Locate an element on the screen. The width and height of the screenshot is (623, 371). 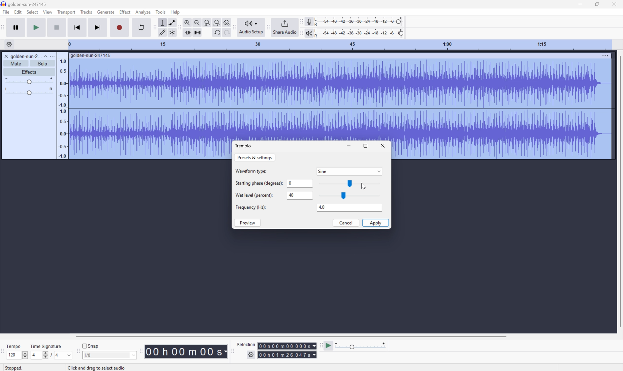
Transport is located at coordinates (66, 12).